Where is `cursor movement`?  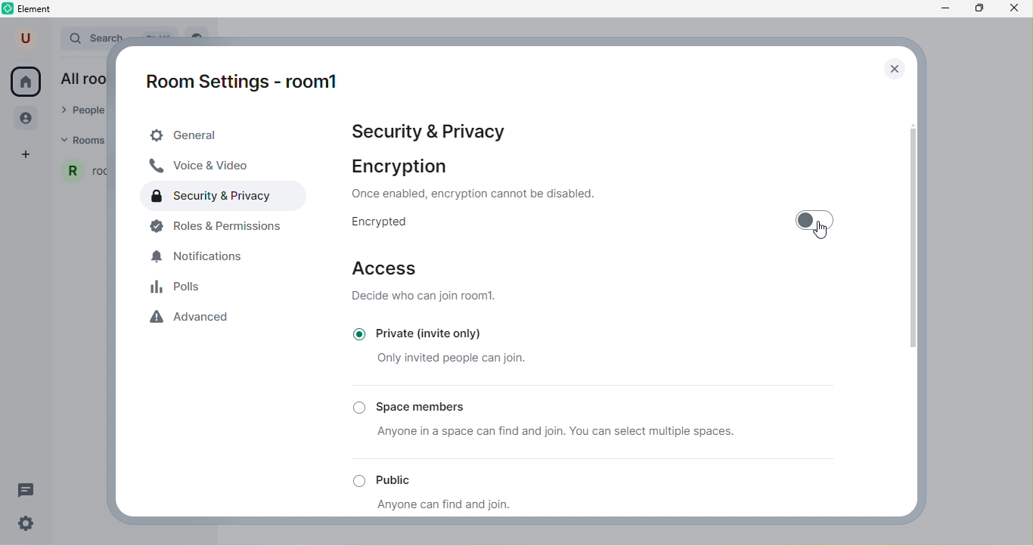
cursor movement is located at coordinates (819, 231).